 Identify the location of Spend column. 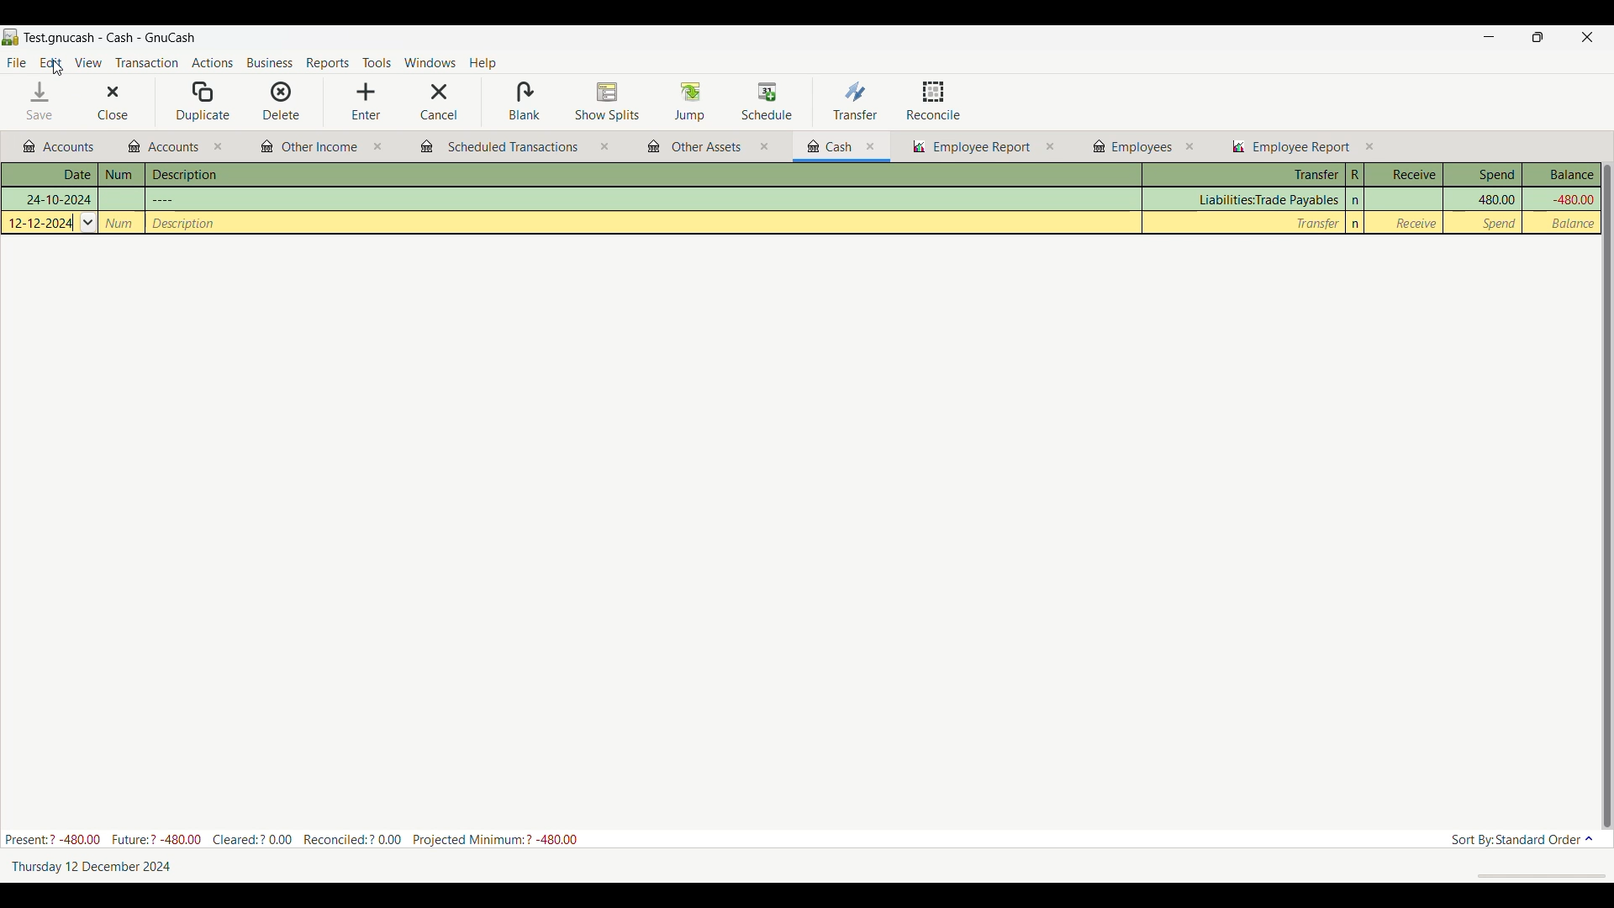
(1495, 198).